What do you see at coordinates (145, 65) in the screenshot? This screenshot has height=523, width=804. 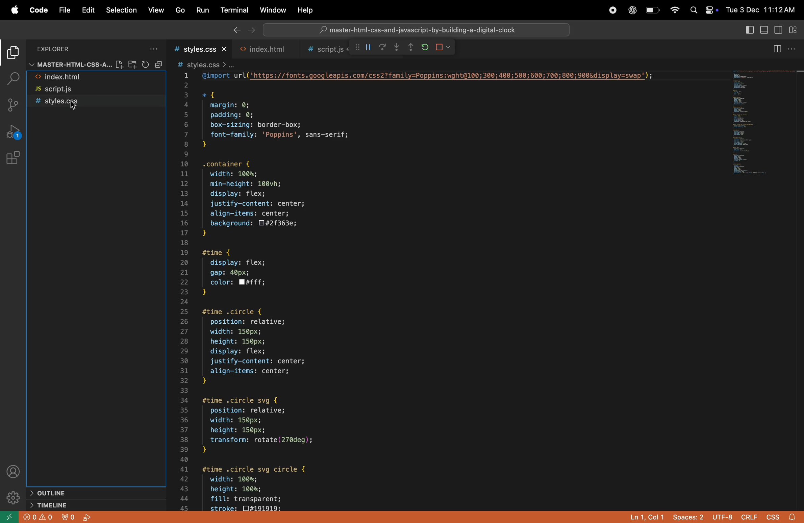 I see `refresh explorer` at bounding box center [145, 65].